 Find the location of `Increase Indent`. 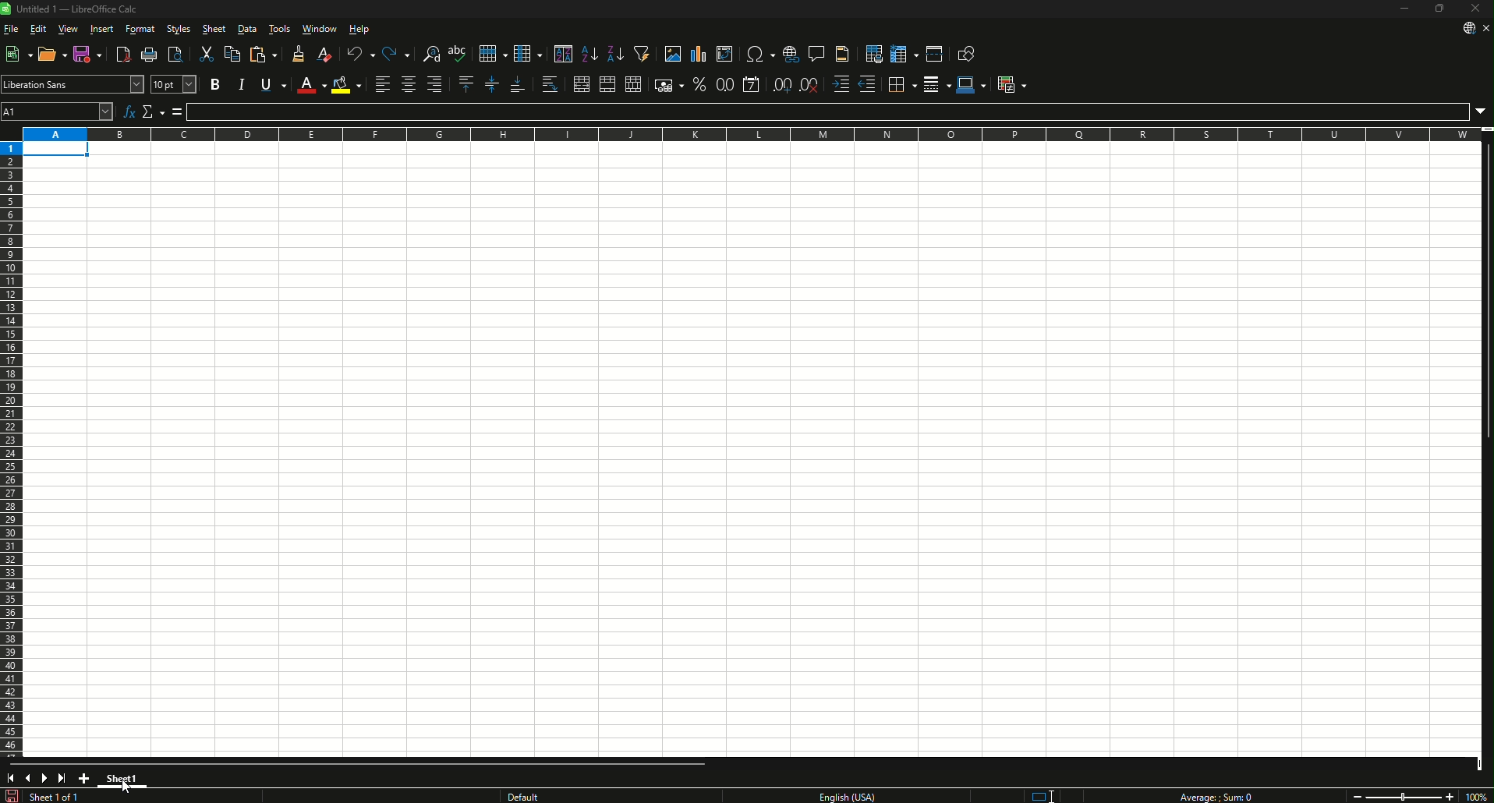

Increase Indent is located at coordinates (841, 84).